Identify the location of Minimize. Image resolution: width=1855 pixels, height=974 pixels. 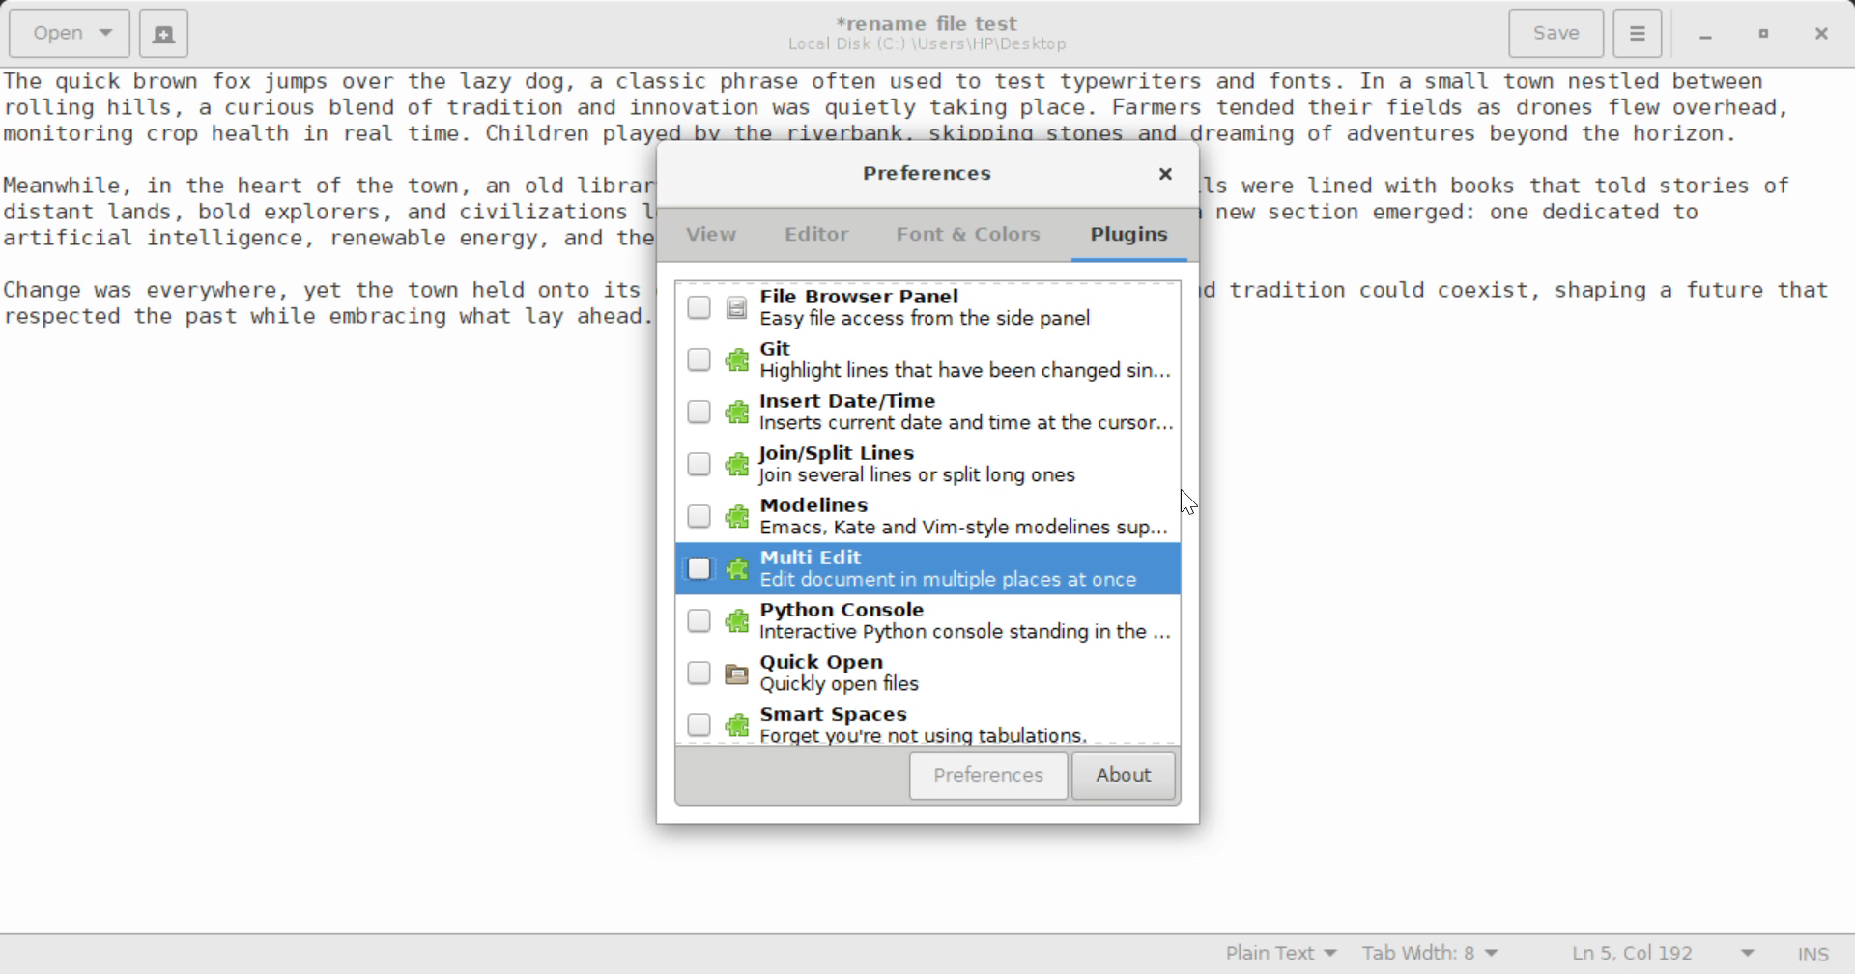
(1764, 34).